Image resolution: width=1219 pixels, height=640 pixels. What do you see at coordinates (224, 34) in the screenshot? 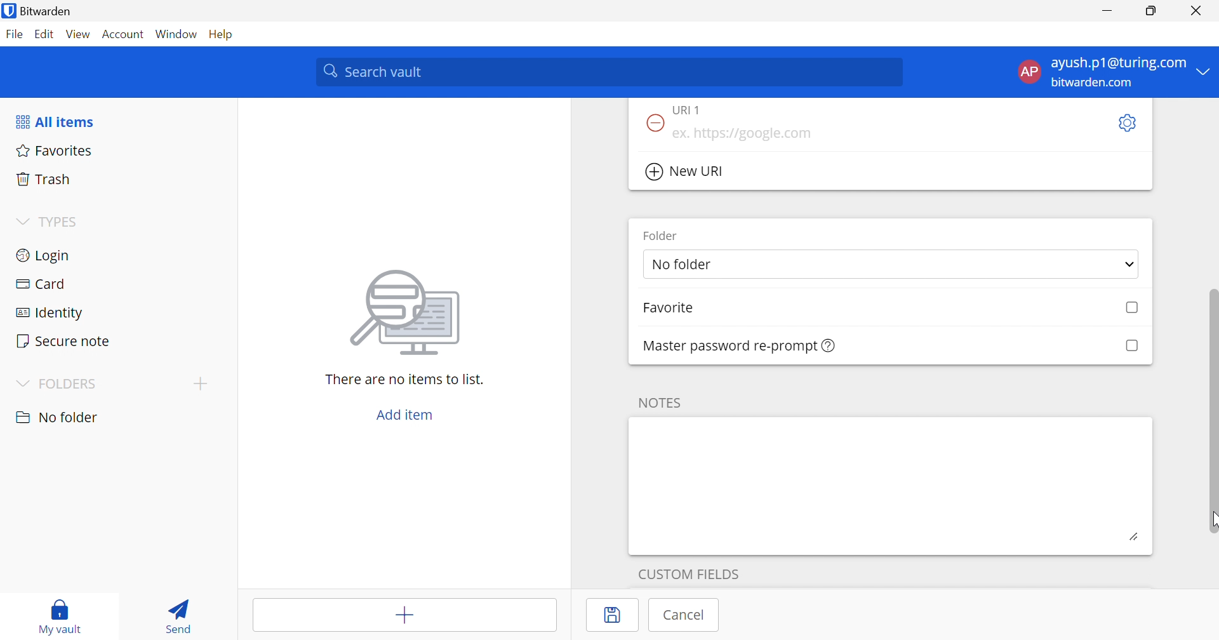
I see `Help` at bounding box center [224, 34].